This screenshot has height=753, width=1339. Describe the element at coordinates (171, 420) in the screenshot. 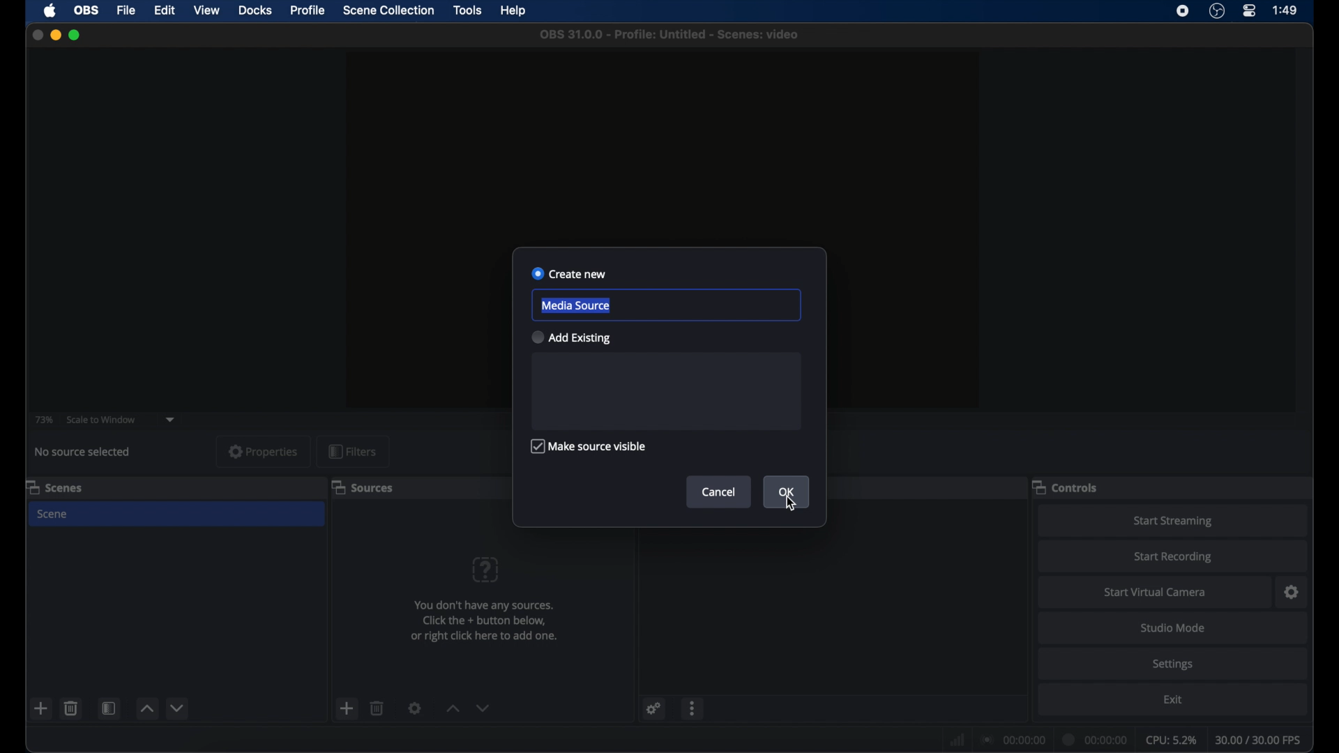

I see `dropdown` at that location.